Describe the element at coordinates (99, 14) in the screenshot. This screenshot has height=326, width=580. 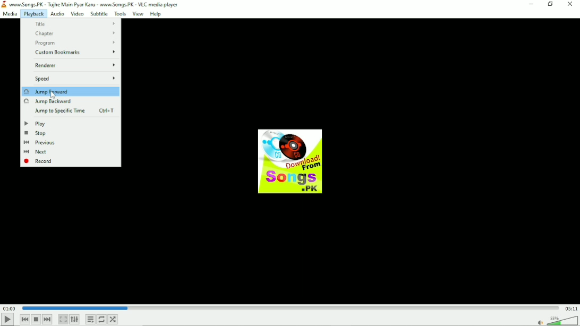
I see `Subtitle` at that location.